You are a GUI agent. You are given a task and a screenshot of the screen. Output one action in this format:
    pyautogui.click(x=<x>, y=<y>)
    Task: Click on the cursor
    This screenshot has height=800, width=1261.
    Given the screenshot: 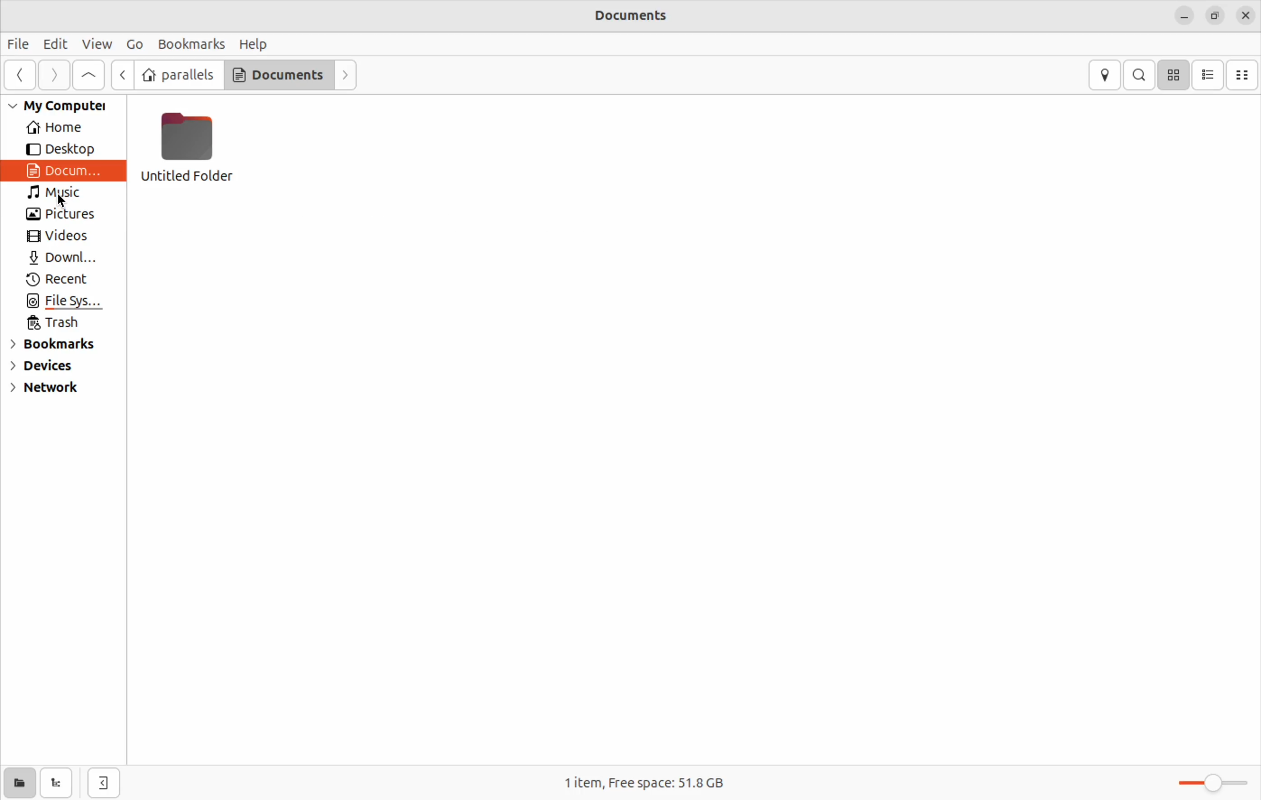 What is the action you would take?
    pyautogui.click(x=64, y=203)
    